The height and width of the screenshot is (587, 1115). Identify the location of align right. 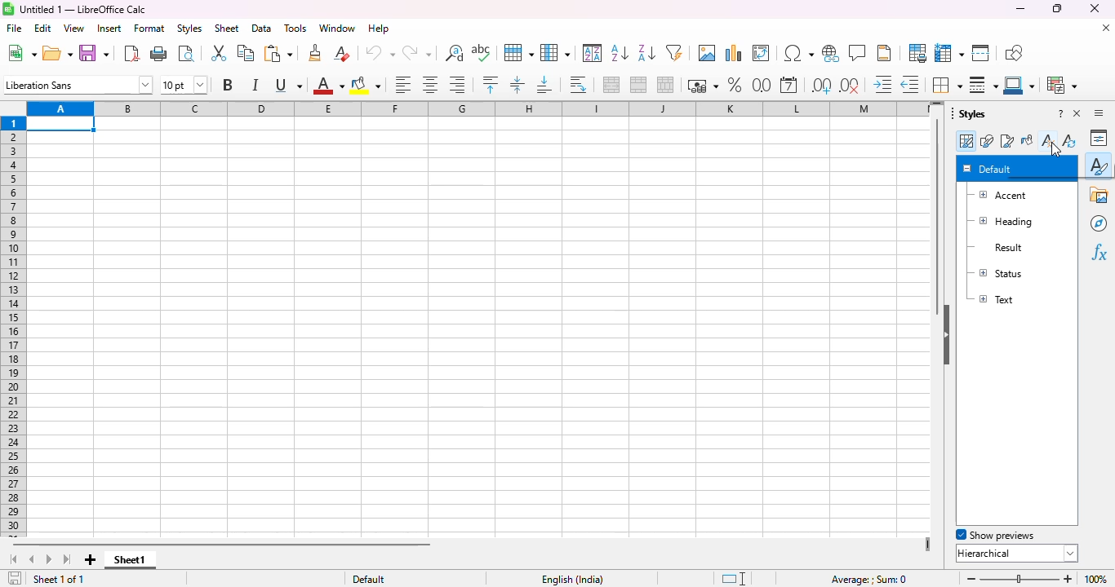
(456, 84).